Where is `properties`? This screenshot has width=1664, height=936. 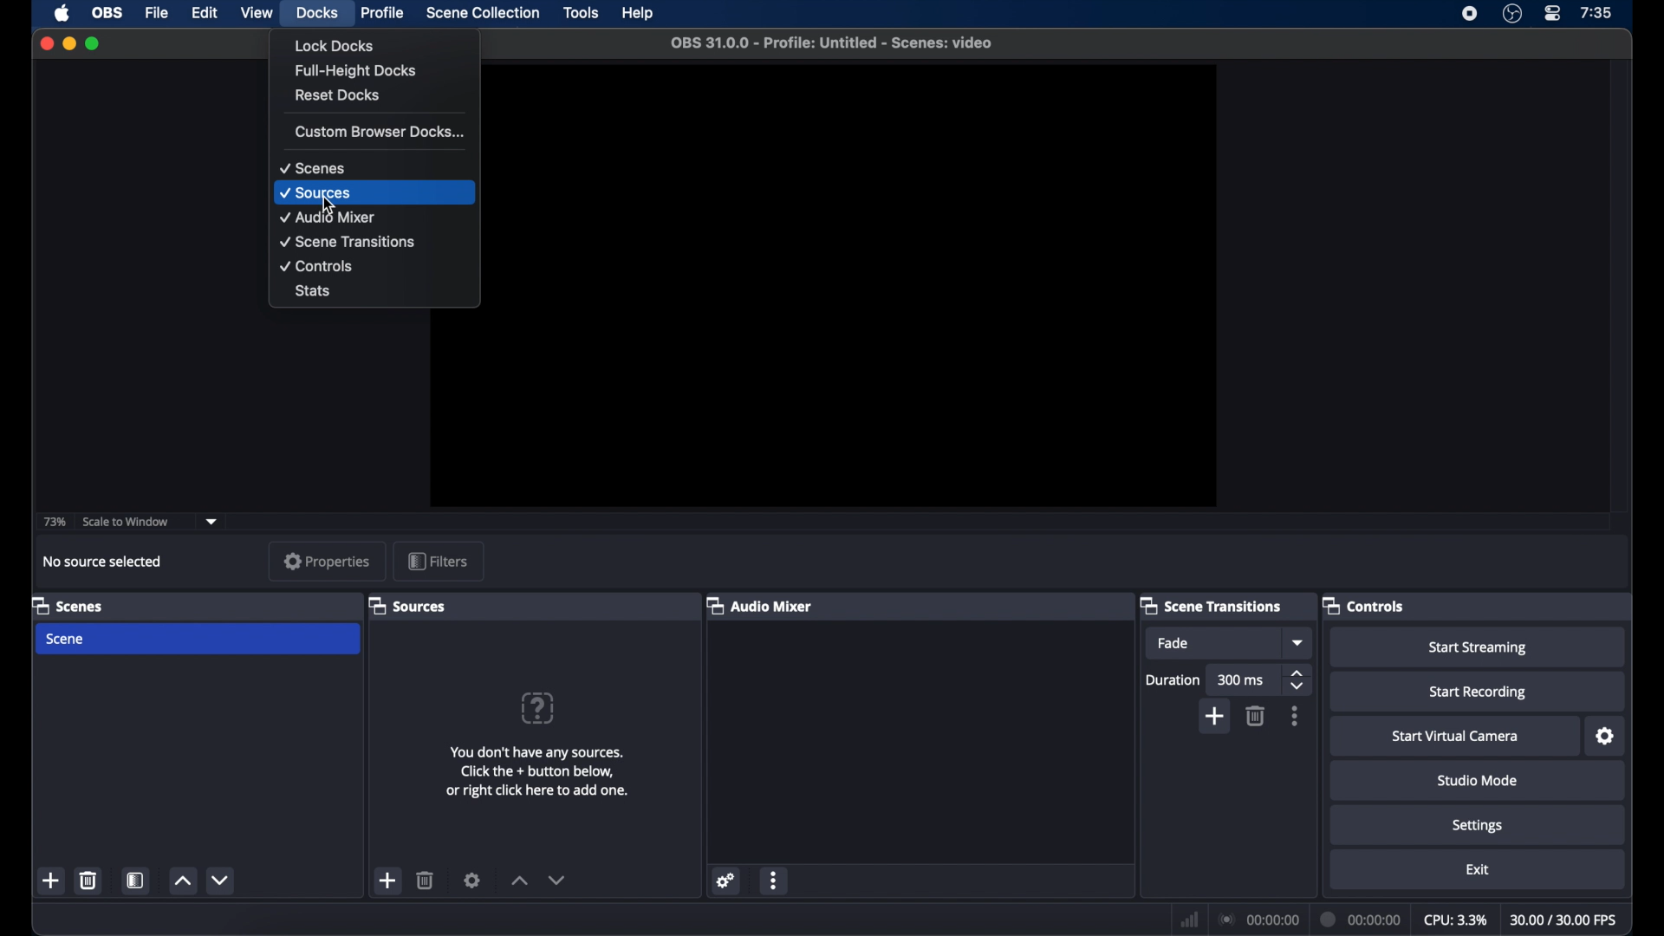
properties is located at coordinates (327, 561).